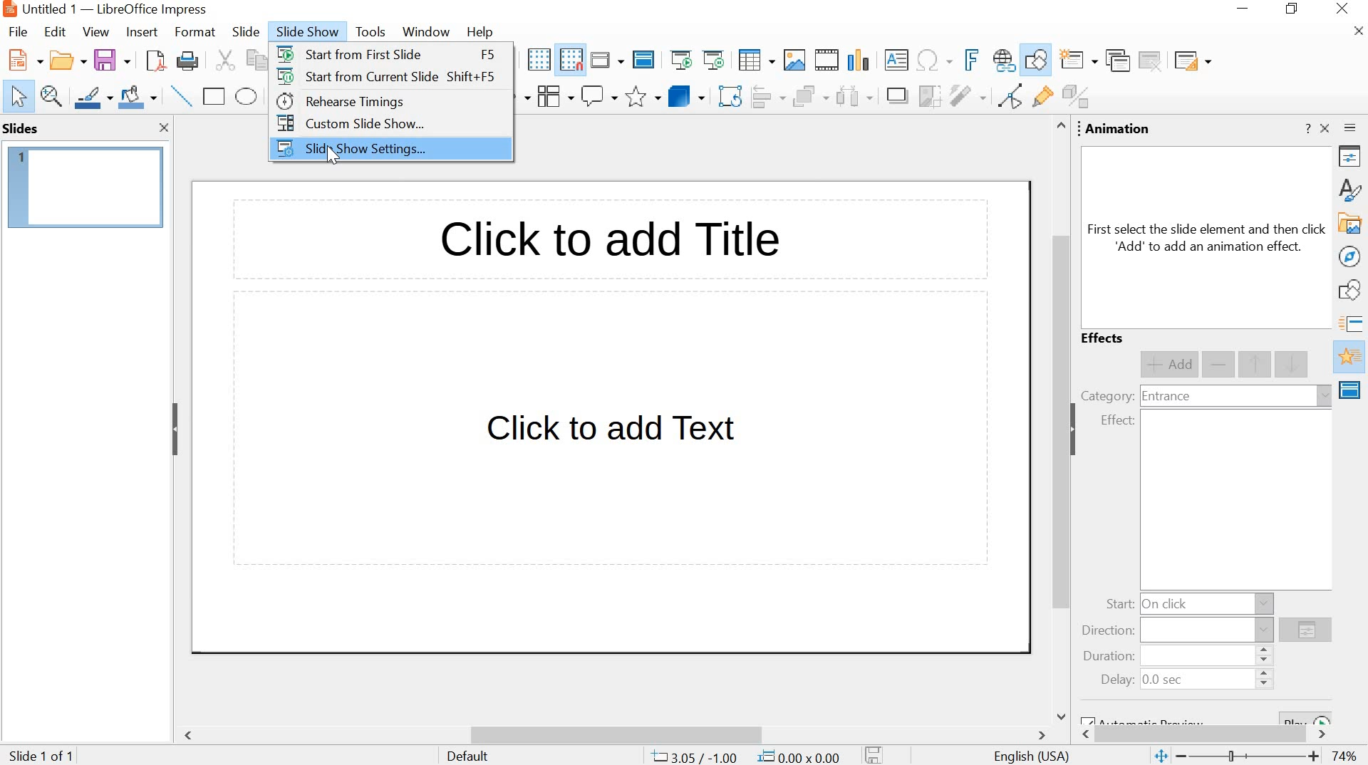 This screenshot has height=765, width=1368. Describe the element at coordinates (1079, 98) in the screenshot. I see `toggle extrusion` at that location.